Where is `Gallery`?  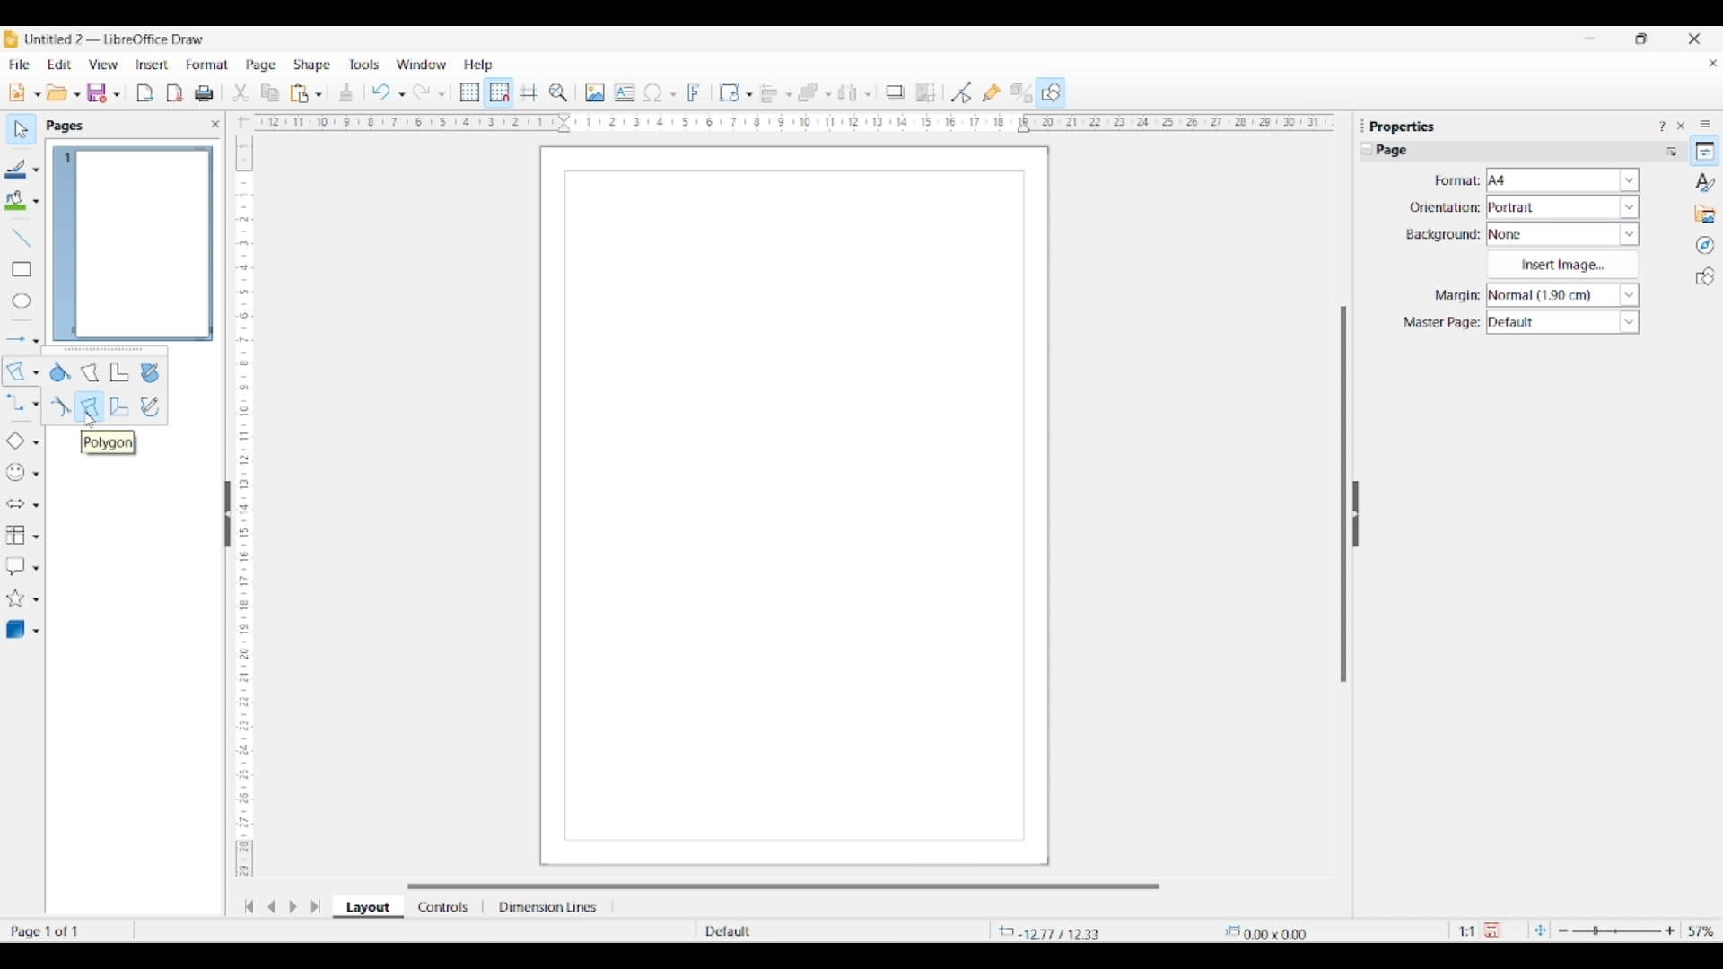
Gallery is located at coordinates (1705, 214).